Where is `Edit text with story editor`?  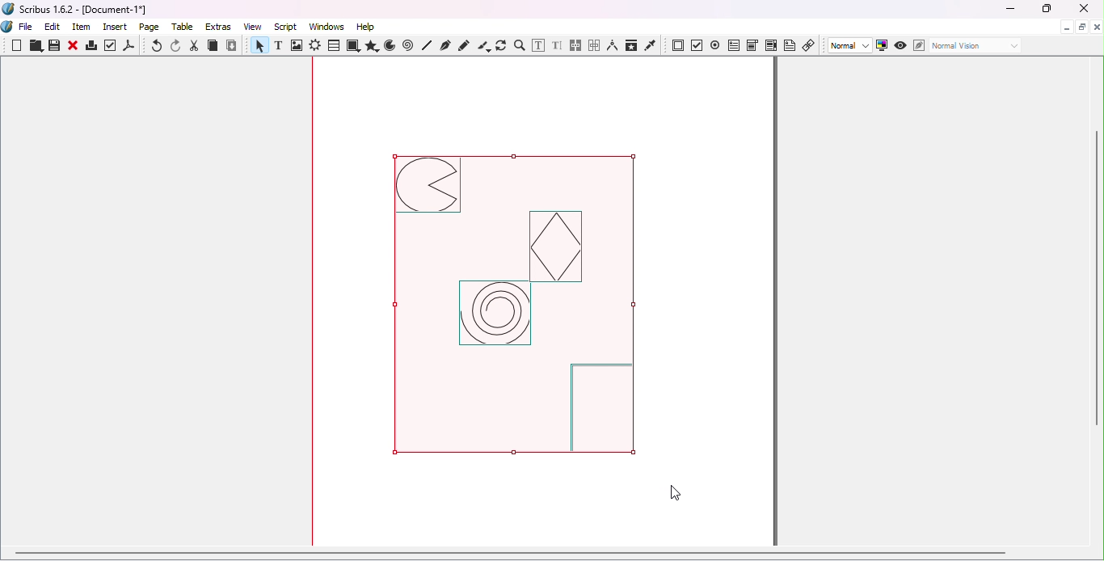
Edit text with story editor is located at coordinates (557, 46).